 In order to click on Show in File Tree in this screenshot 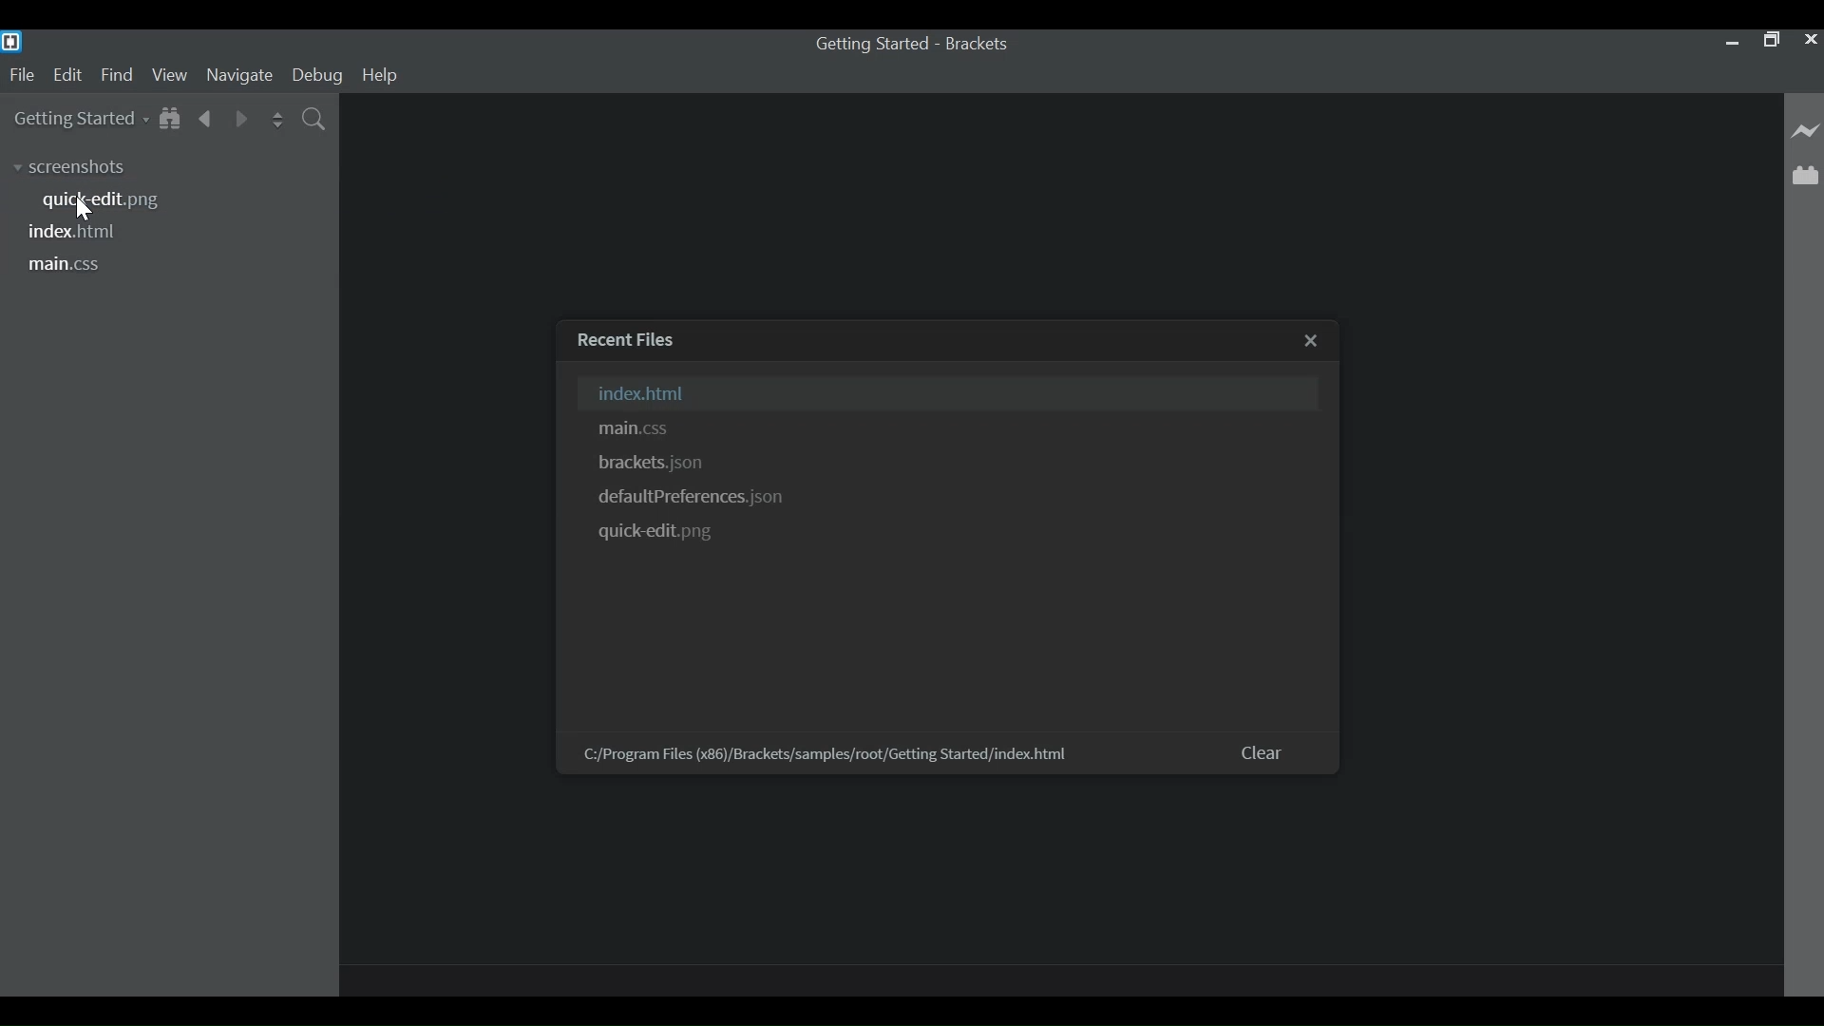, I will do `click(174, 118)`.